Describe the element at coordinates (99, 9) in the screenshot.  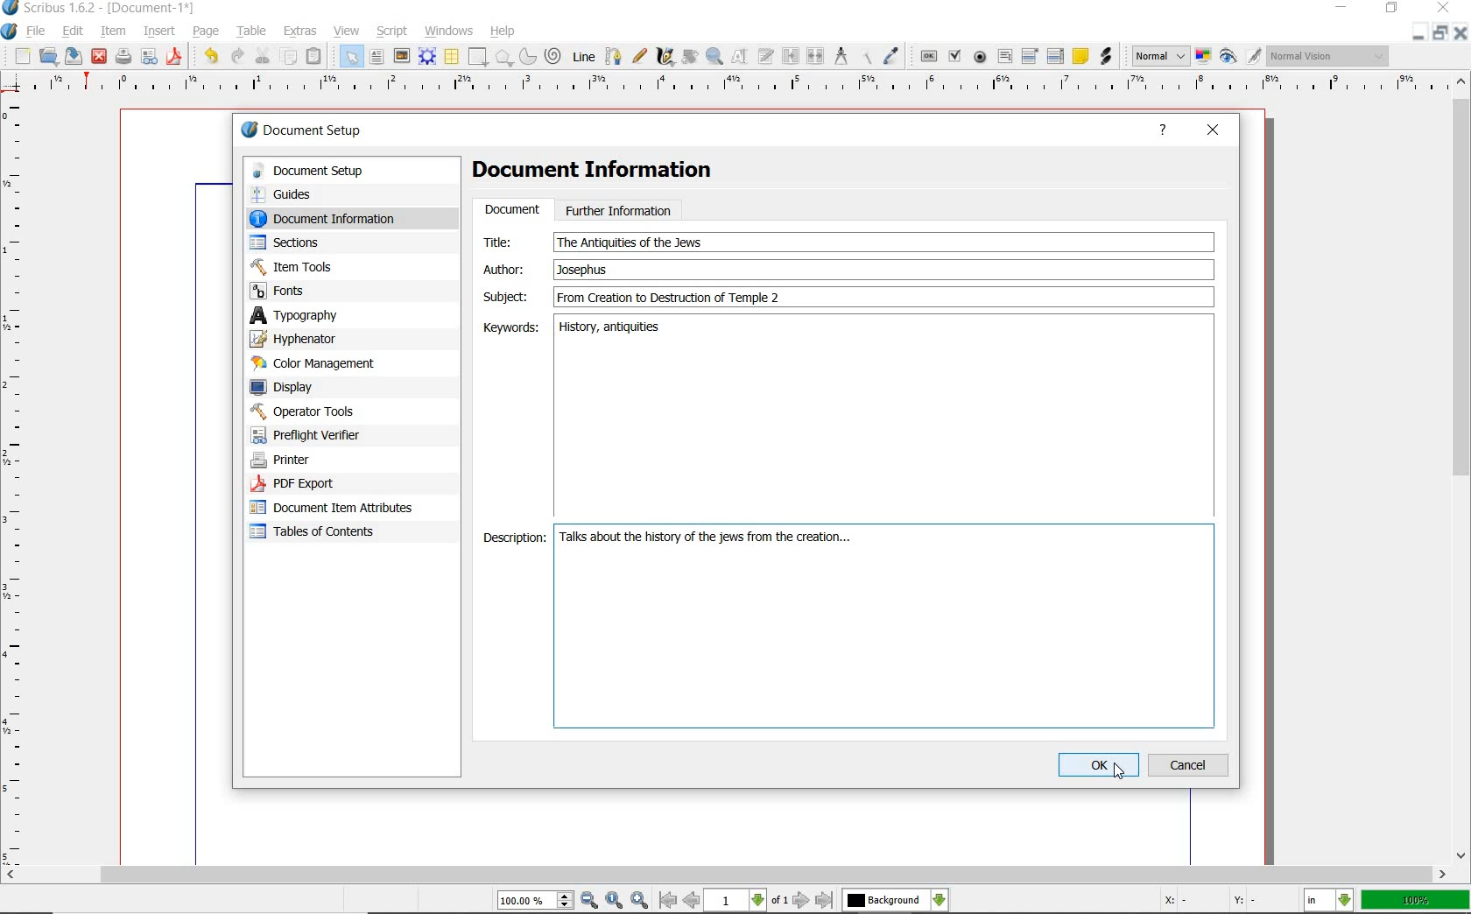
I see `system name` at that location.